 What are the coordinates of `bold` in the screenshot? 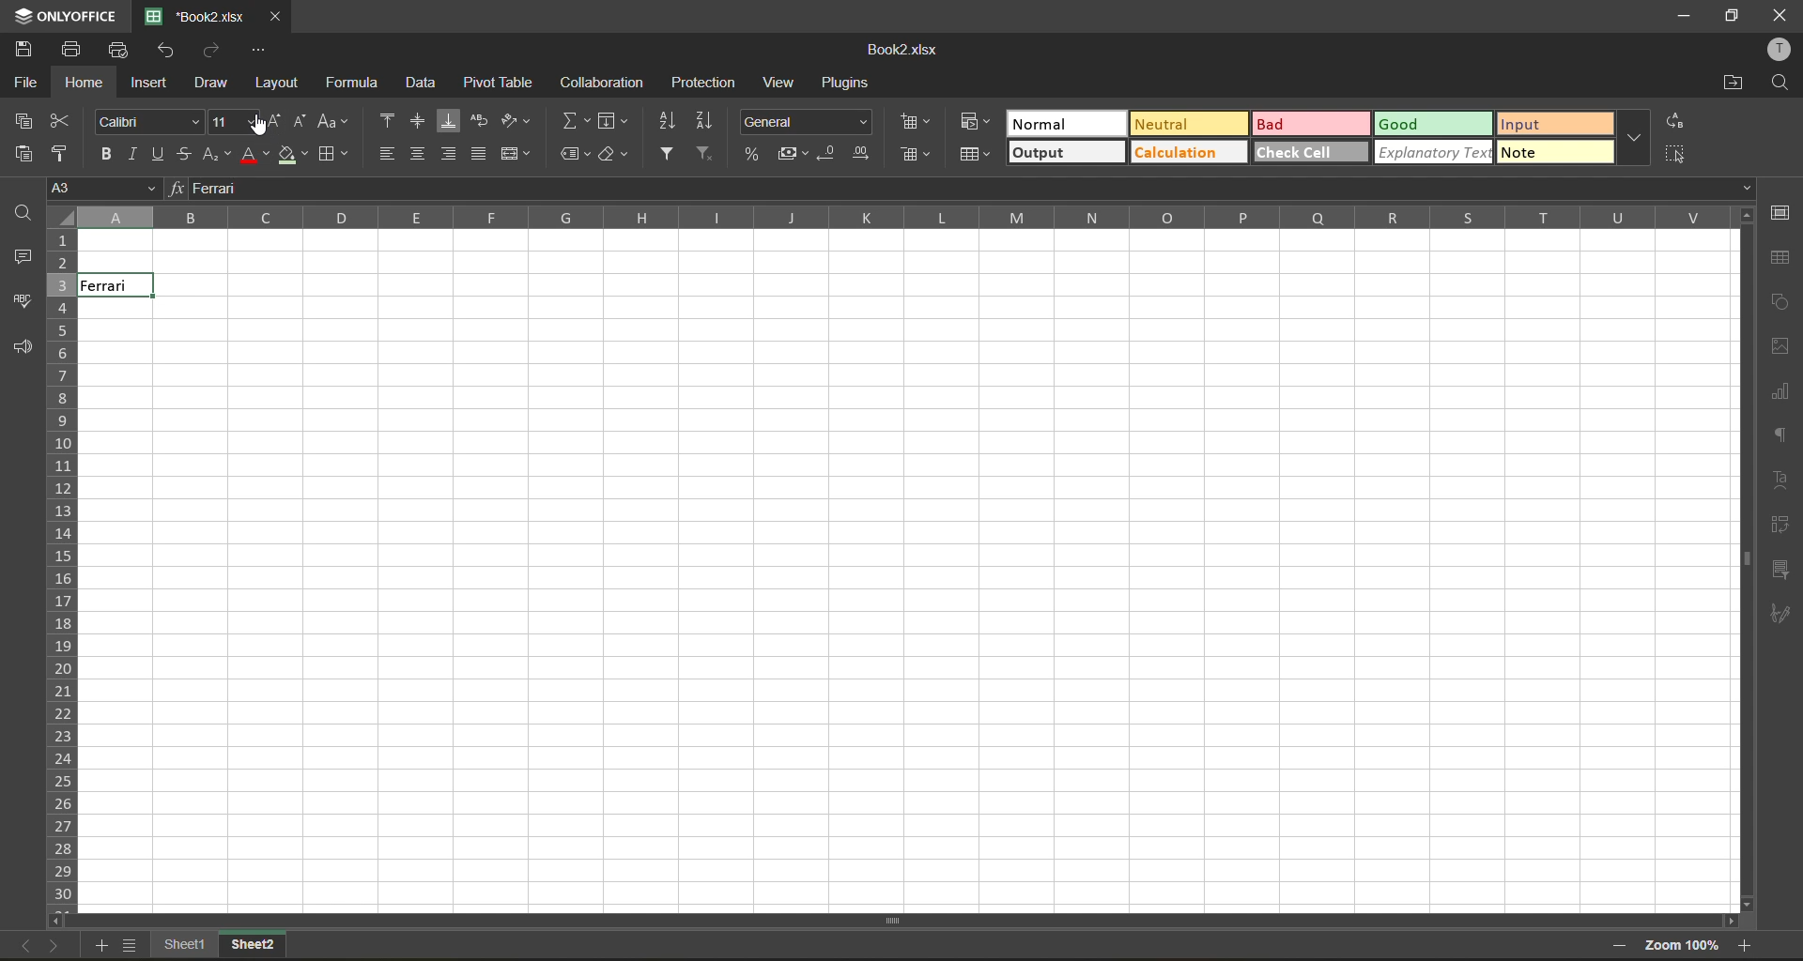 It's located at (102, 155).